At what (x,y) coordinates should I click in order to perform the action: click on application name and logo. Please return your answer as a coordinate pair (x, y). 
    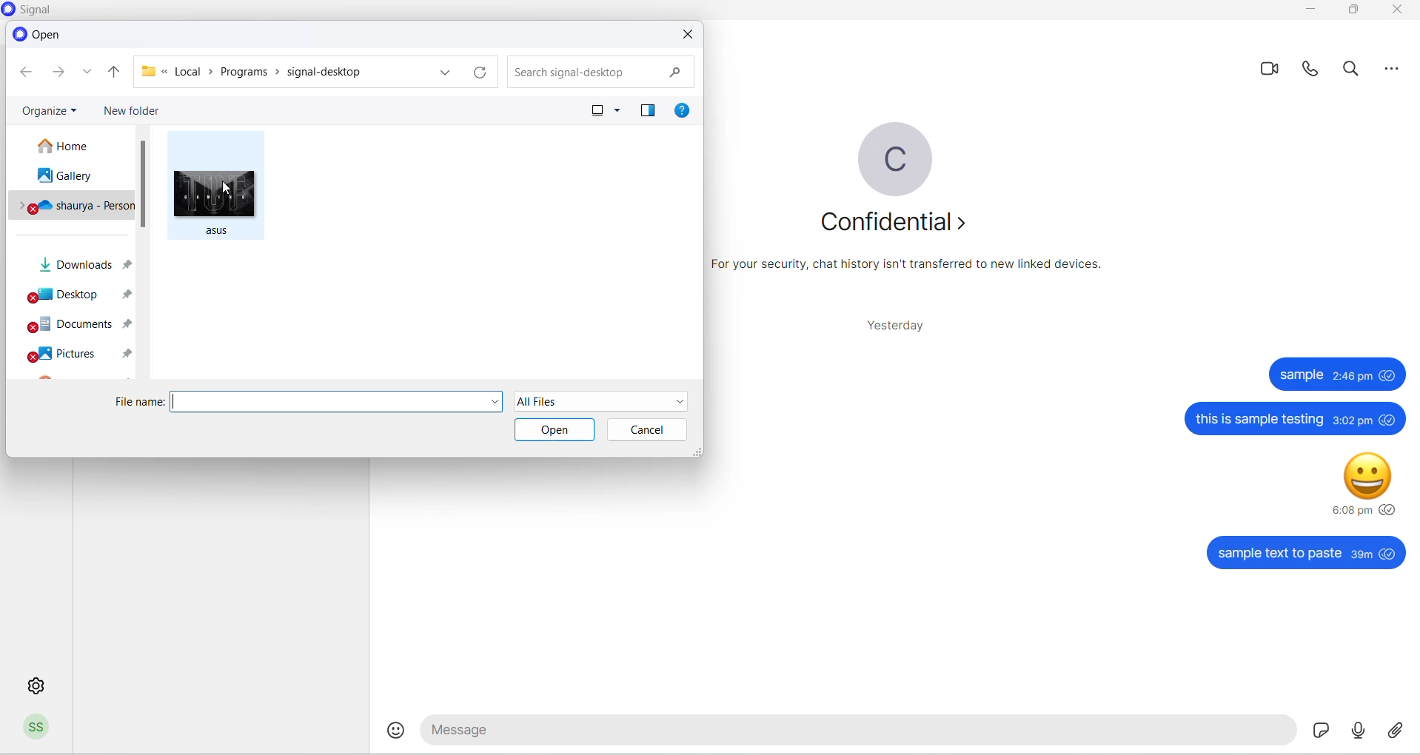
    Looking at the image, I should click on (41, 10).